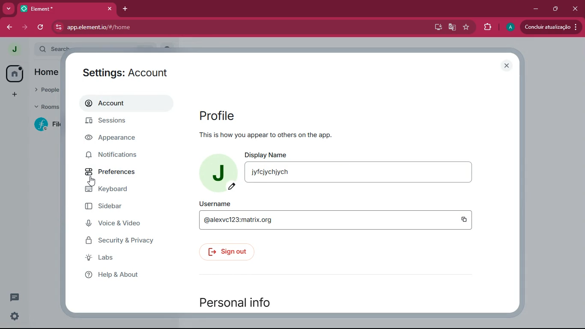 The width and height of the screenshot is (585, 329). What do you see at coordinates (176, 27) in the screenshot?
I see `app.element.io/#/home` at bounding box center [176, 27].